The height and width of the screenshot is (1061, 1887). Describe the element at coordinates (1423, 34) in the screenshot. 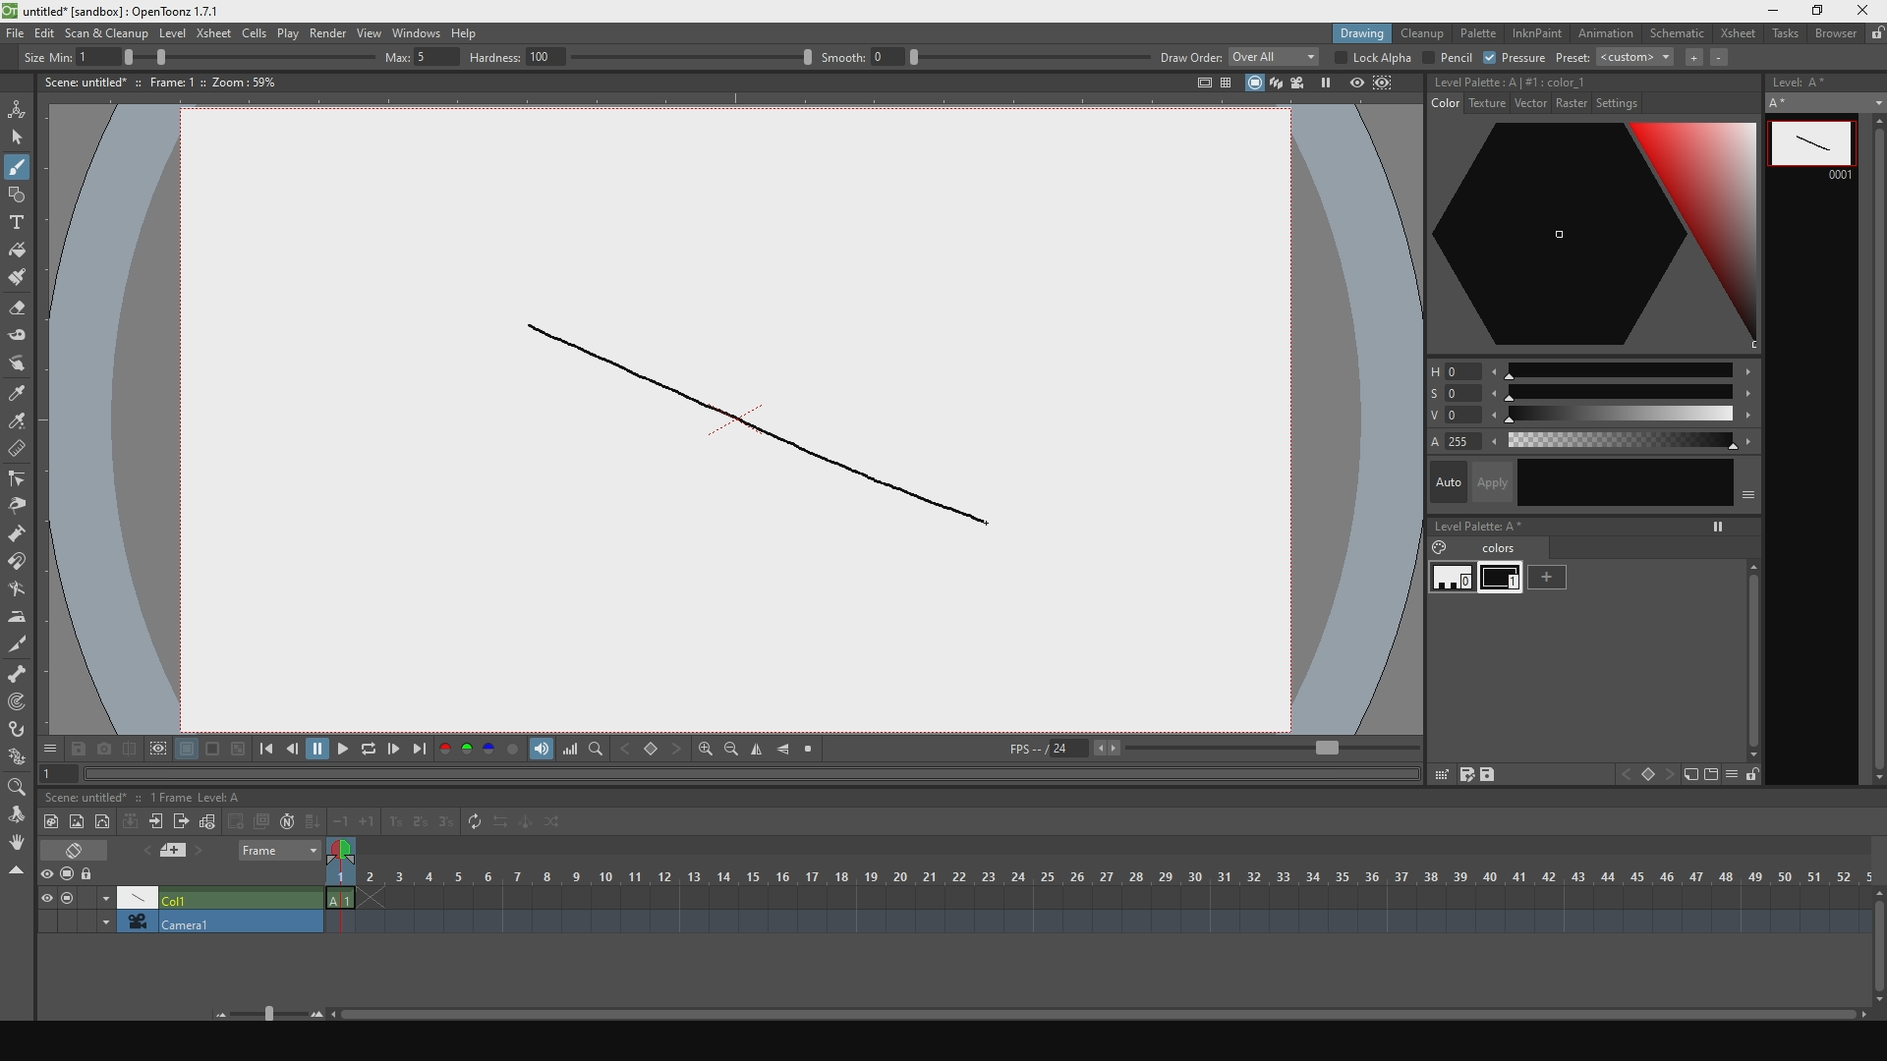

I see `cleanup` at that location.